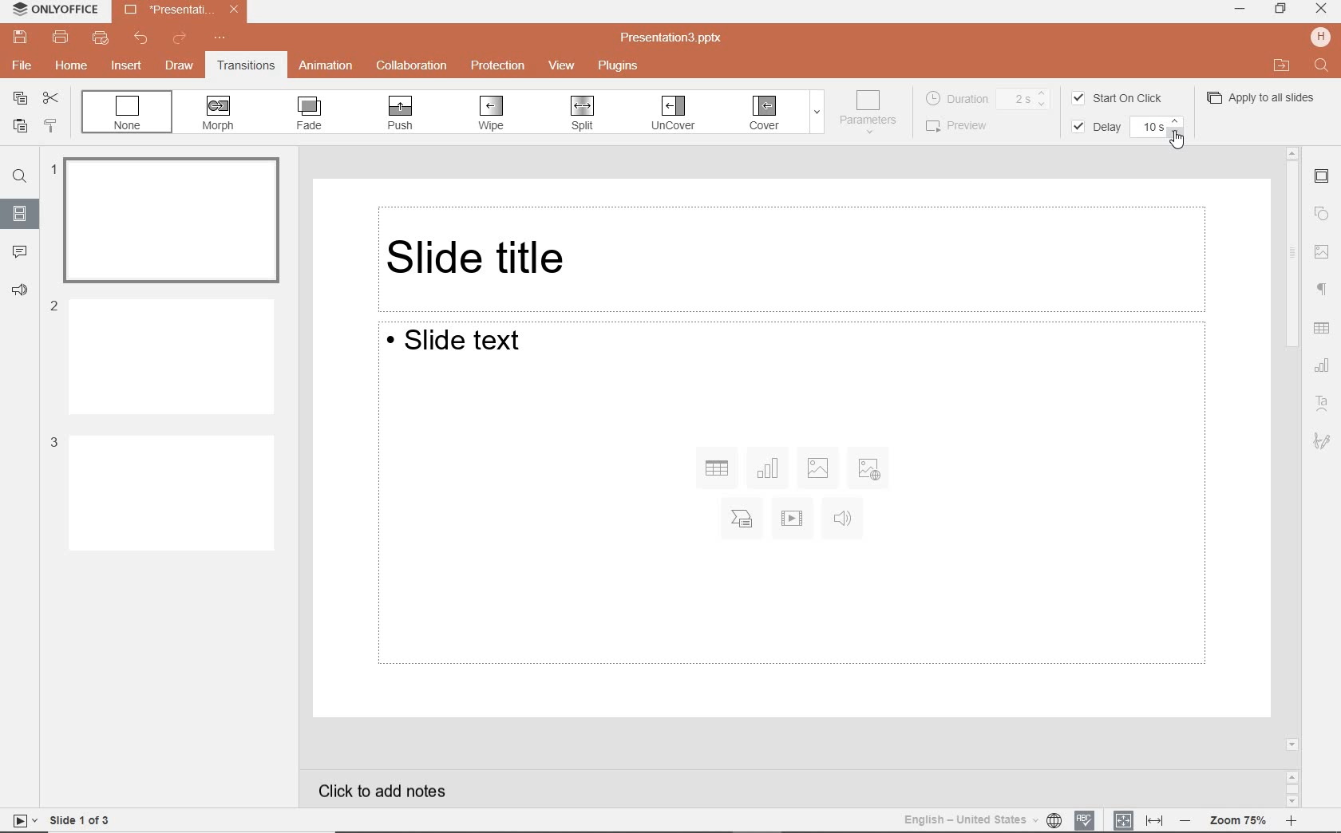 The width and height of the screenshot is (1341, 833). Describe the element at coordinates (311, 113) in the screenshot. I see `FADE` at that location.